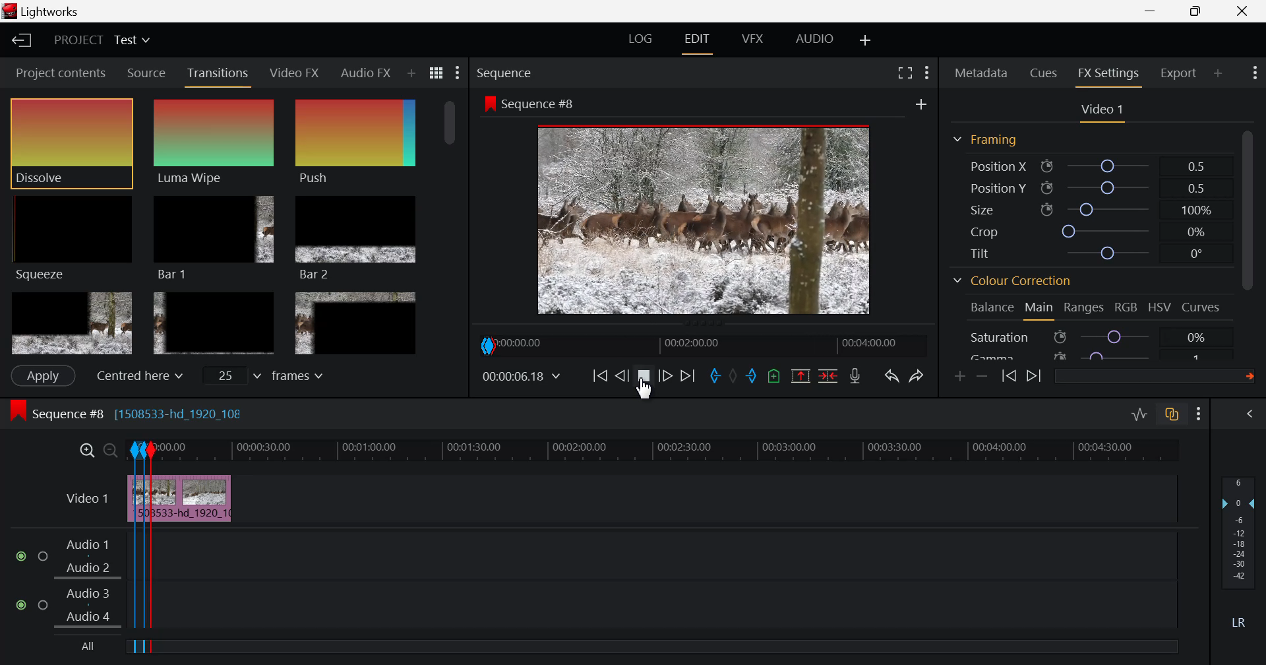 This screenshot has height=665, width=1266. What do you see at coordinates (719, 450) in the screenshot?
I see `Project Timeline` at bounding box center [719, 450].